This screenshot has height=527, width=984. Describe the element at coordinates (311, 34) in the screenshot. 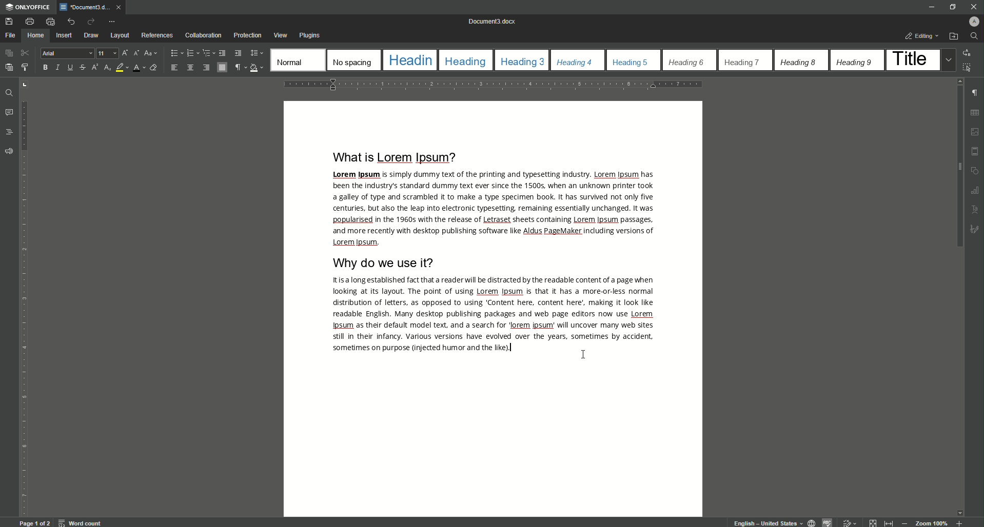

I see `Plugins` at that location.